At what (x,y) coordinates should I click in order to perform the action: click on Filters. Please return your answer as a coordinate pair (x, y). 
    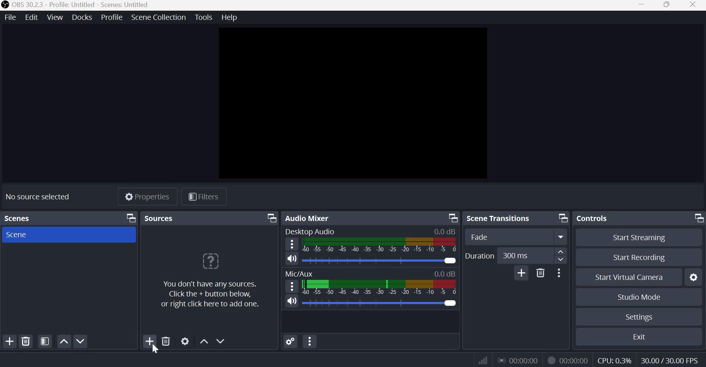
    Looking at the image, I should click on (206, 197).